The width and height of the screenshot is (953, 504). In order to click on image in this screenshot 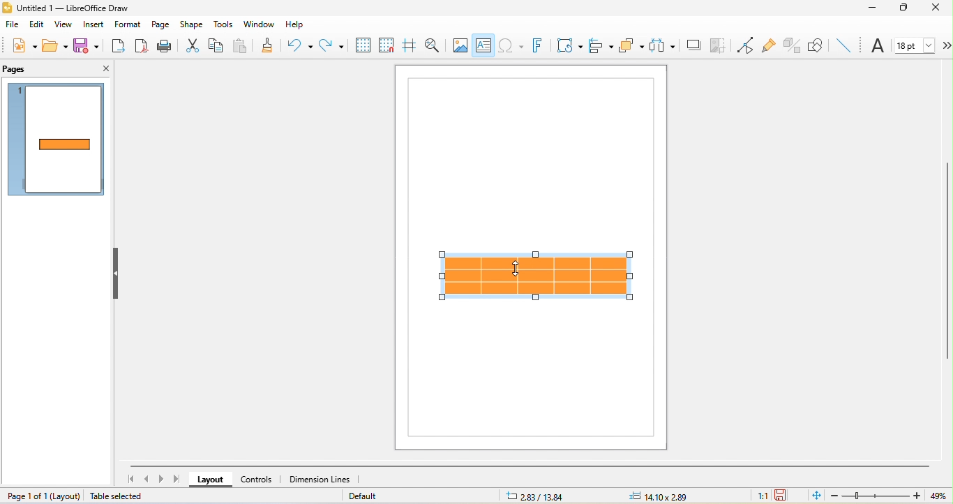, I will do `click(460, 45)`.